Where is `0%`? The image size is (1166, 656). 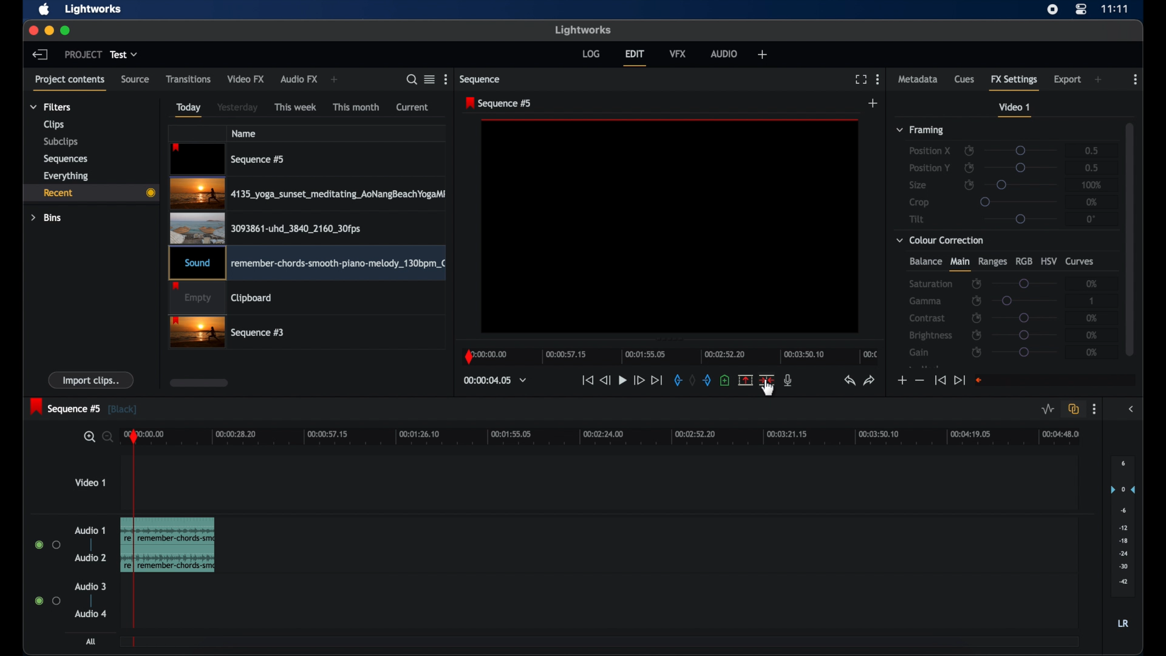 0% is located at coordinates (1092, 202).